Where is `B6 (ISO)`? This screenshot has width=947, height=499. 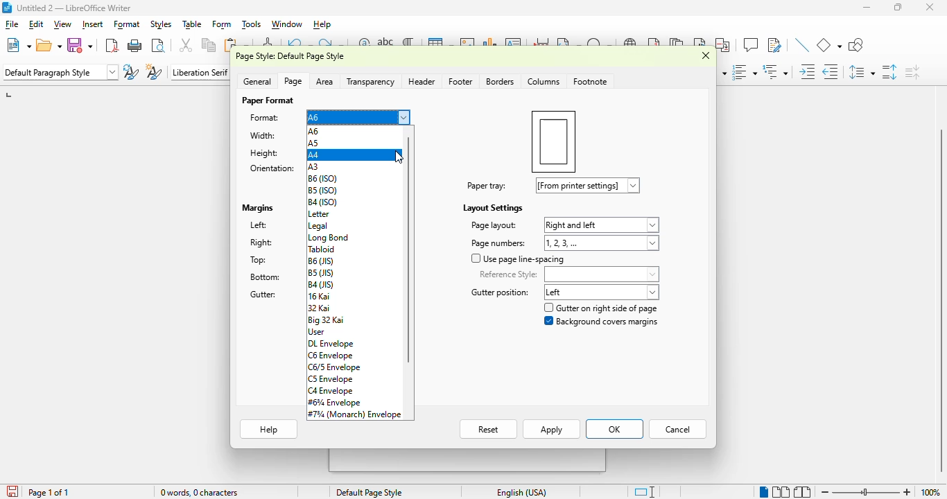 B6 (ISO) is located at coordinates (323, 178).